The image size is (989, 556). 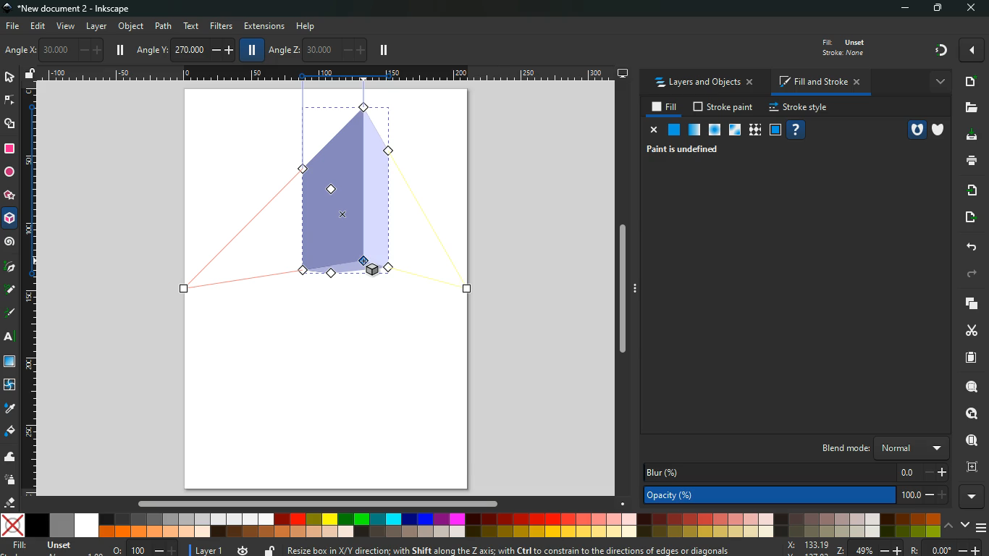 What do you see at coordinates (970, 9) in the screenshot?
I see `close` at bounding box center [970, 9].